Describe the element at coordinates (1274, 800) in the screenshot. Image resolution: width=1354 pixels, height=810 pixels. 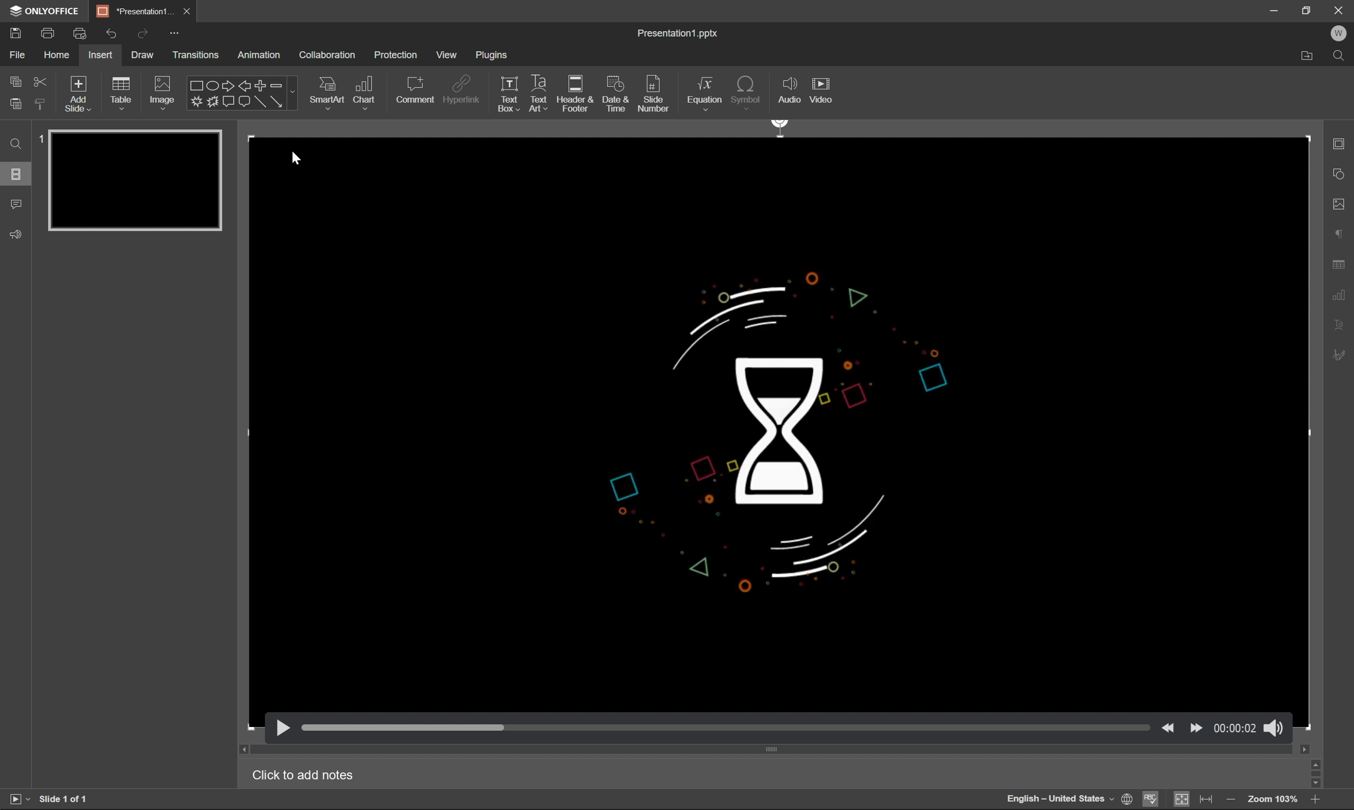
I see `Zoom 103%zoom 103%` at that location.